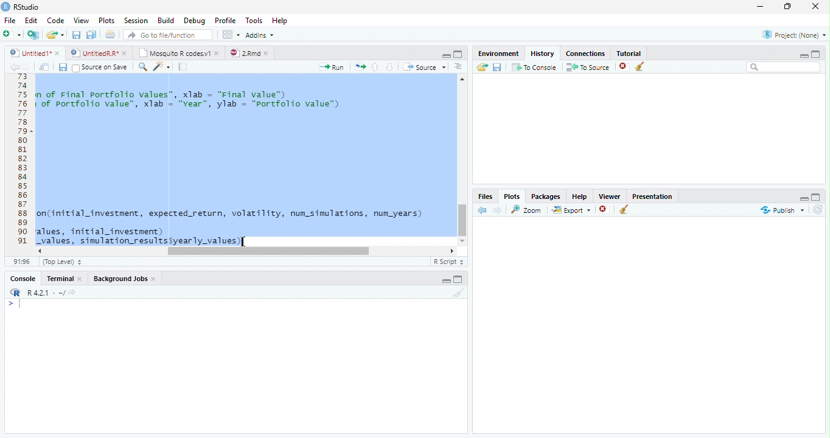 Image resolution: width=830 pixels, height=438 pixels. What do you see at coordinates (625, 66) in the screenshot?
I see `Remove Selected` at bounding box center [625, 66].